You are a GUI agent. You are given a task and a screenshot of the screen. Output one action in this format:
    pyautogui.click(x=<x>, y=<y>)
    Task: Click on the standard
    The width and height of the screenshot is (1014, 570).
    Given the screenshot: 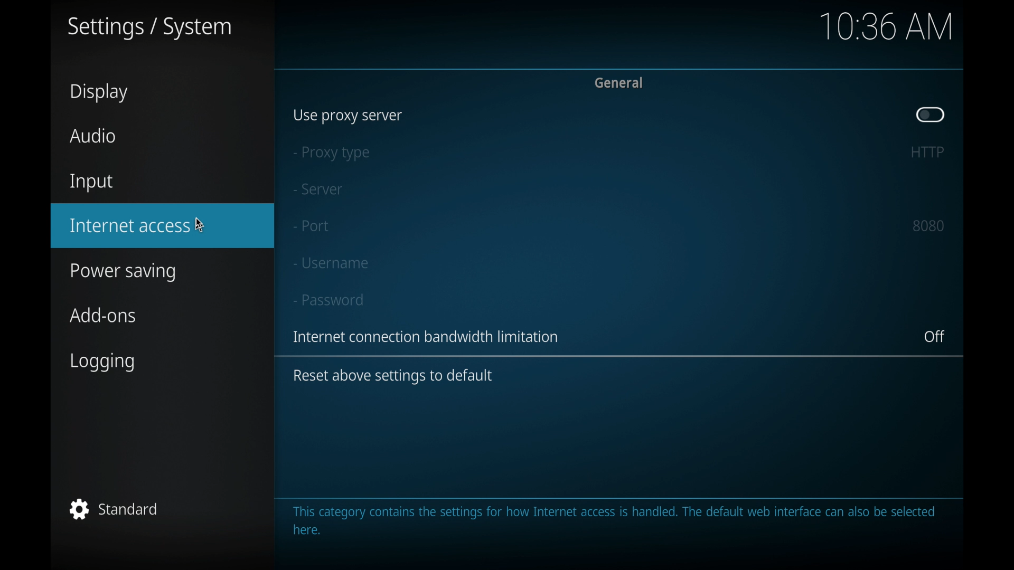 What is the action you would take?
    pyautogui.click(x=115, y=509)
    